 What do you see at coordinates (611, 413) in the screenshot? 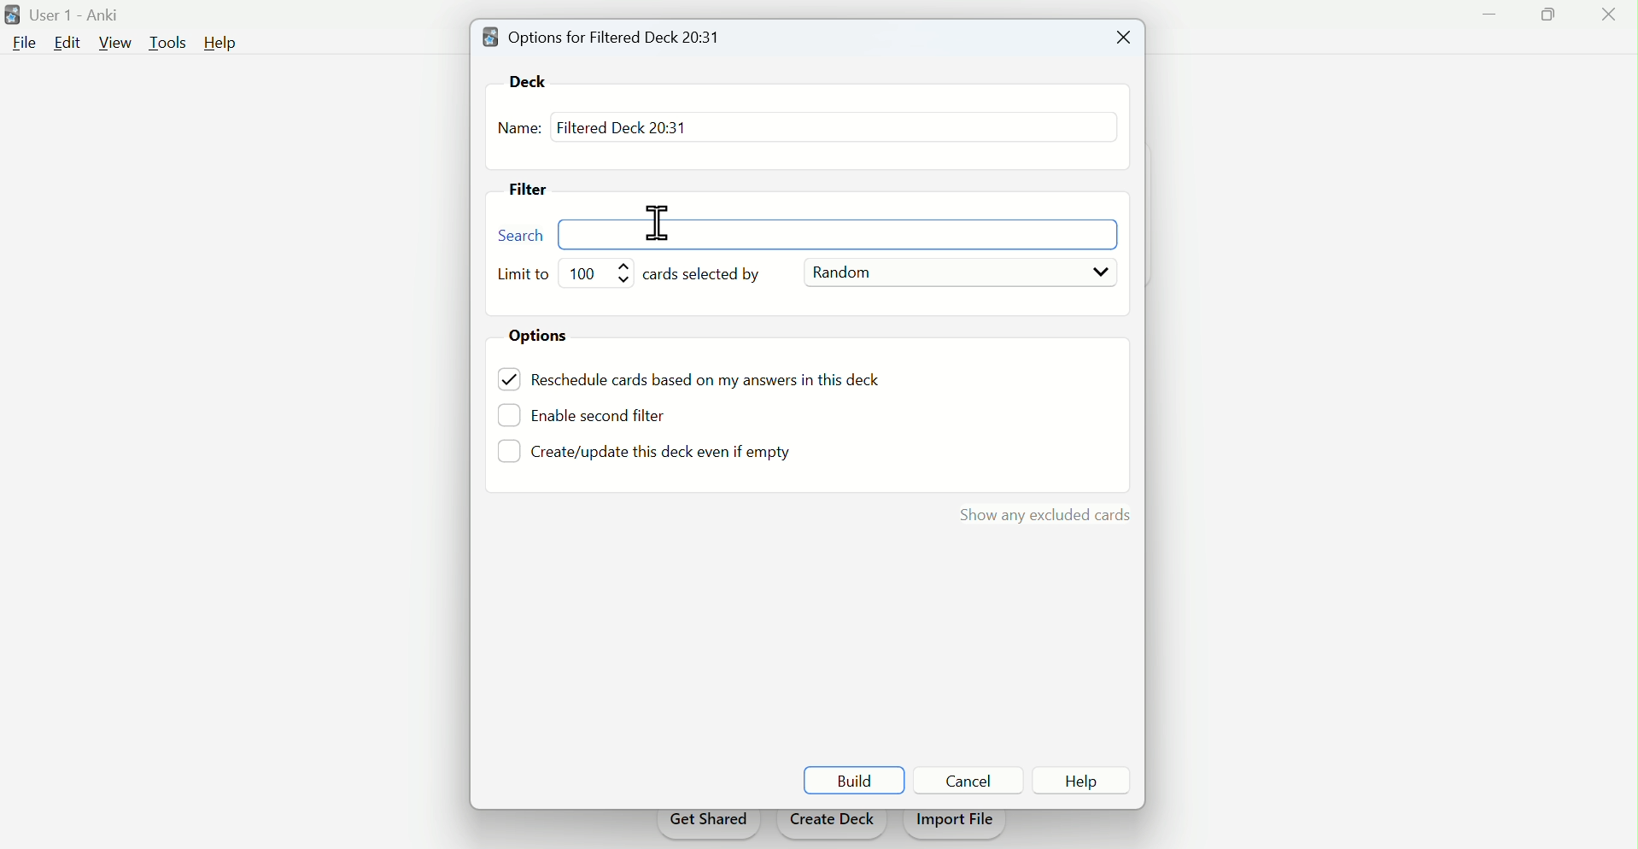
I see ` Enable second Filter` at bounding box center [611, 413].